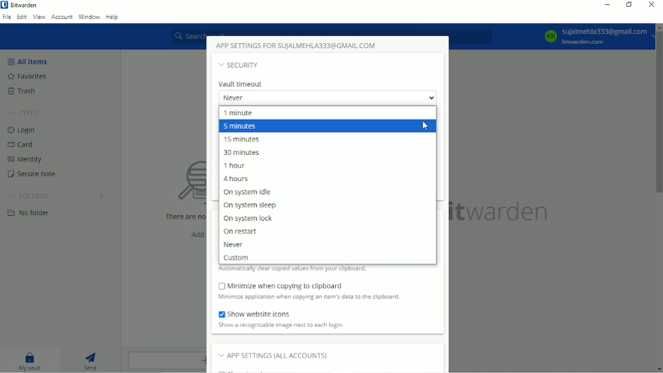  I want to click on Vault timeout, so click(242, 84).